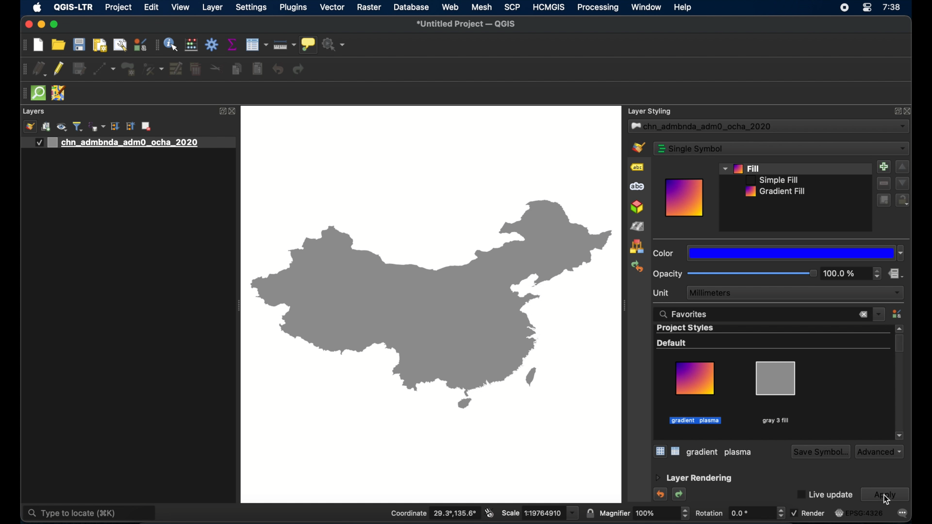 The height and width of the screenshot is (524, 932). Describe the element at coordinates (637, 267) in the screenshot. I see `history` at that location.